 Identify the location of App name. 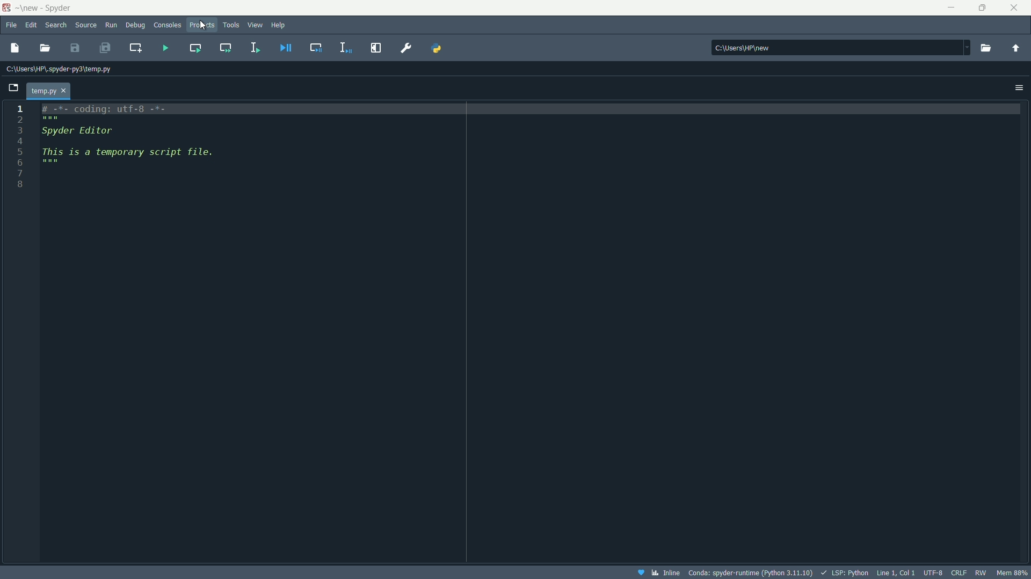
(48, 8).